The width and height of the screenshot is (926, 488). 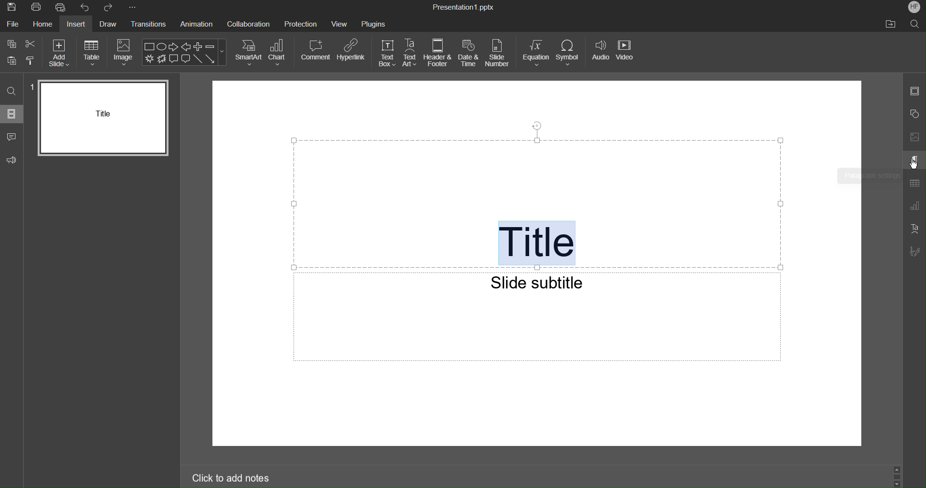 I want to click on Insert, so click(x=75, y=25).